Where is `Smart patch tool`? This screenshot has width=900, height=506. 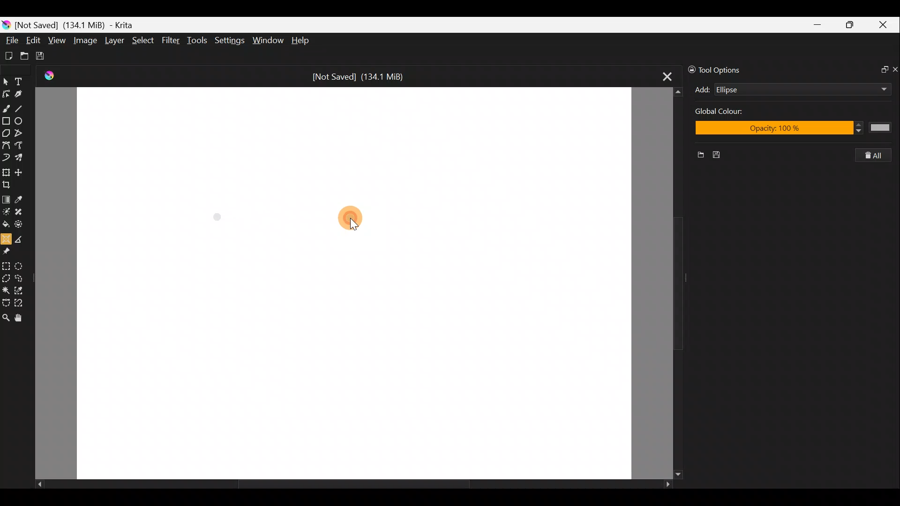
Smart patch tool is located at coordinates (23, 213).